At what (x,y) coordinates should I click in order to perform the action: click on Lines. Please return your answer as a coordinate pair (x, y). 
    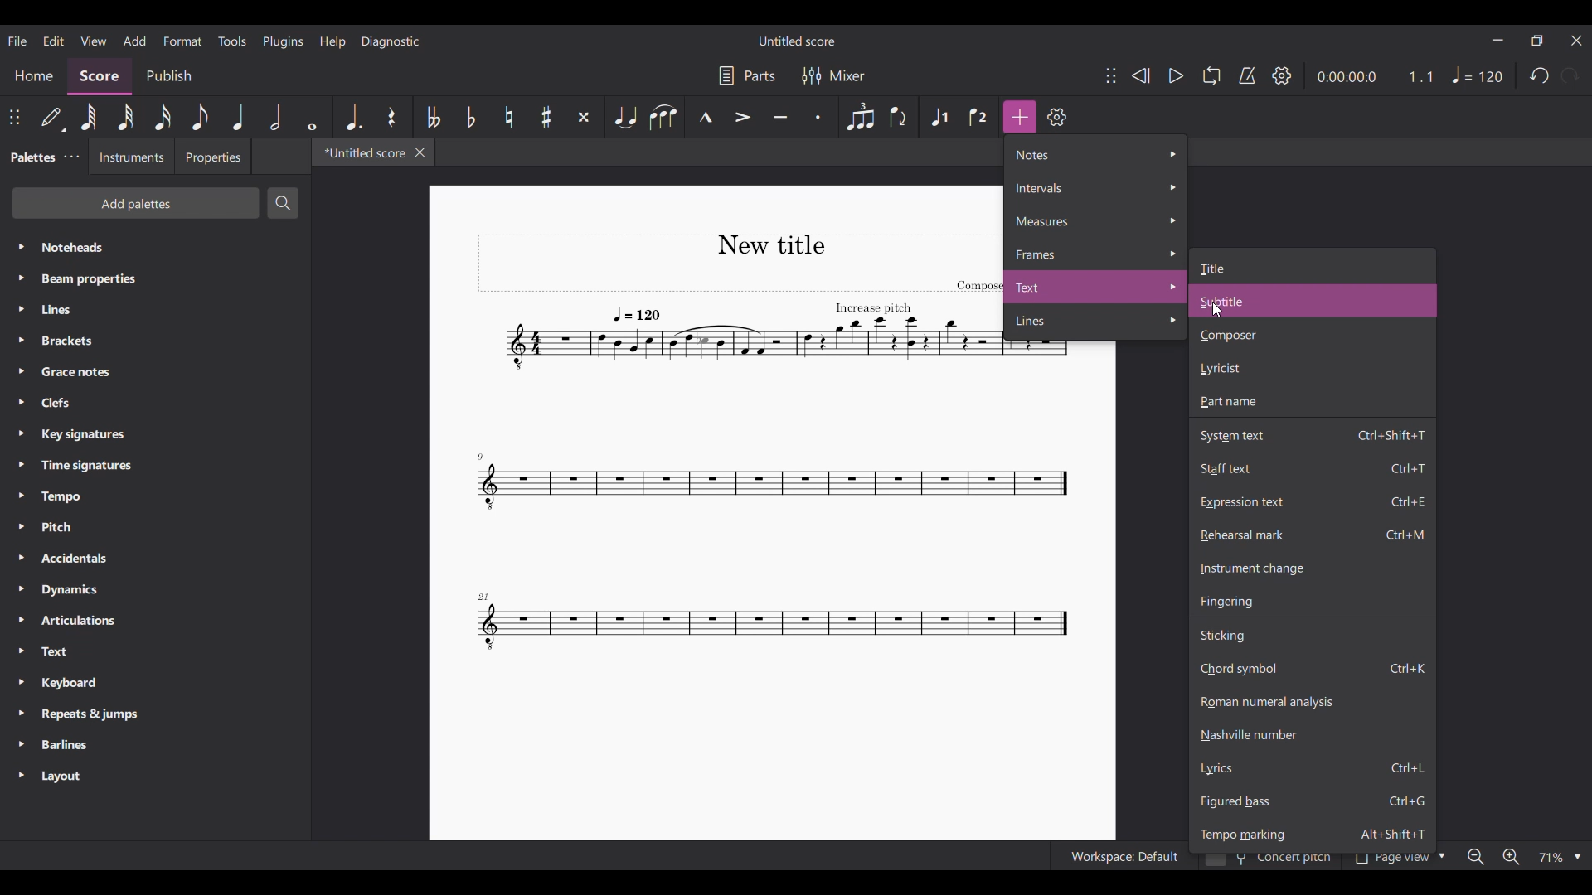
    Looking at the image, I should click on (155, 309).